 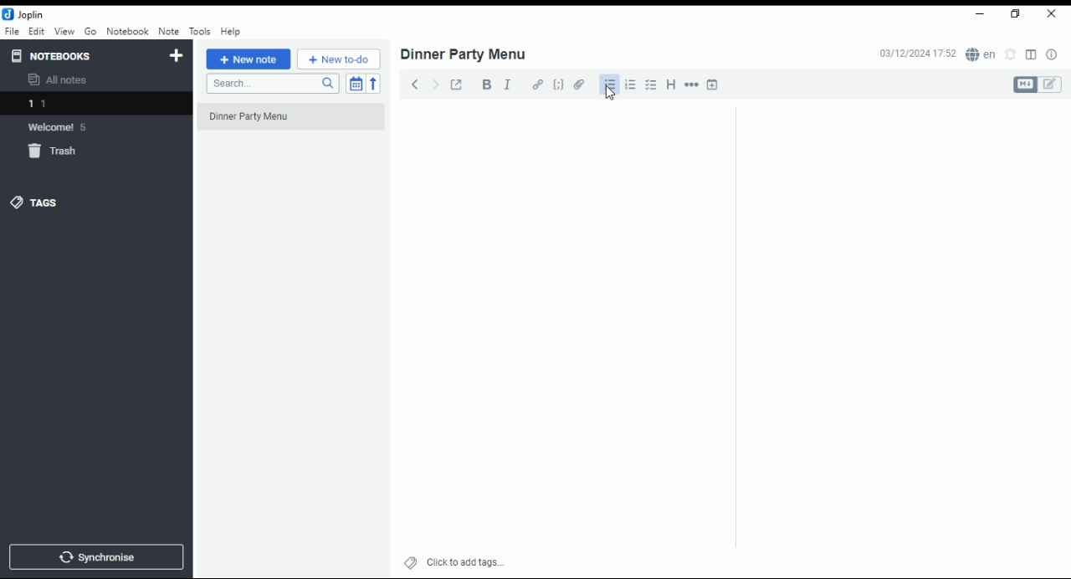 What do you see at coordinates (464, 54) in the screenshot?
I see `dinner party menu` at bounding box center [464, 54].